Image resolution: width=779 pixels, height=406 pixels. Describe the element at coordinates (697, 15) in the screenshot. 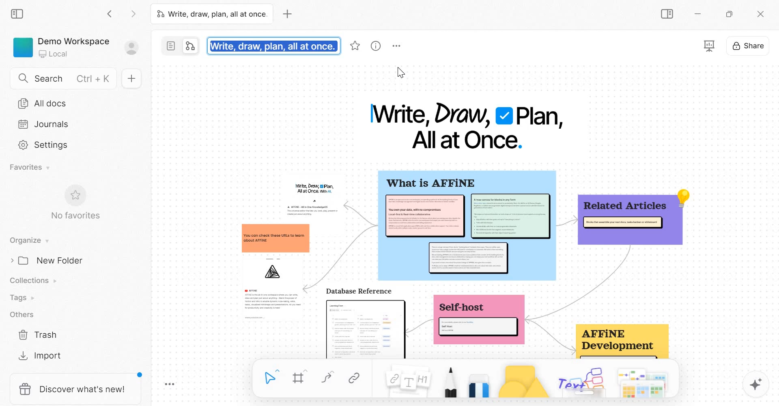

I see `Minimize` at that location.